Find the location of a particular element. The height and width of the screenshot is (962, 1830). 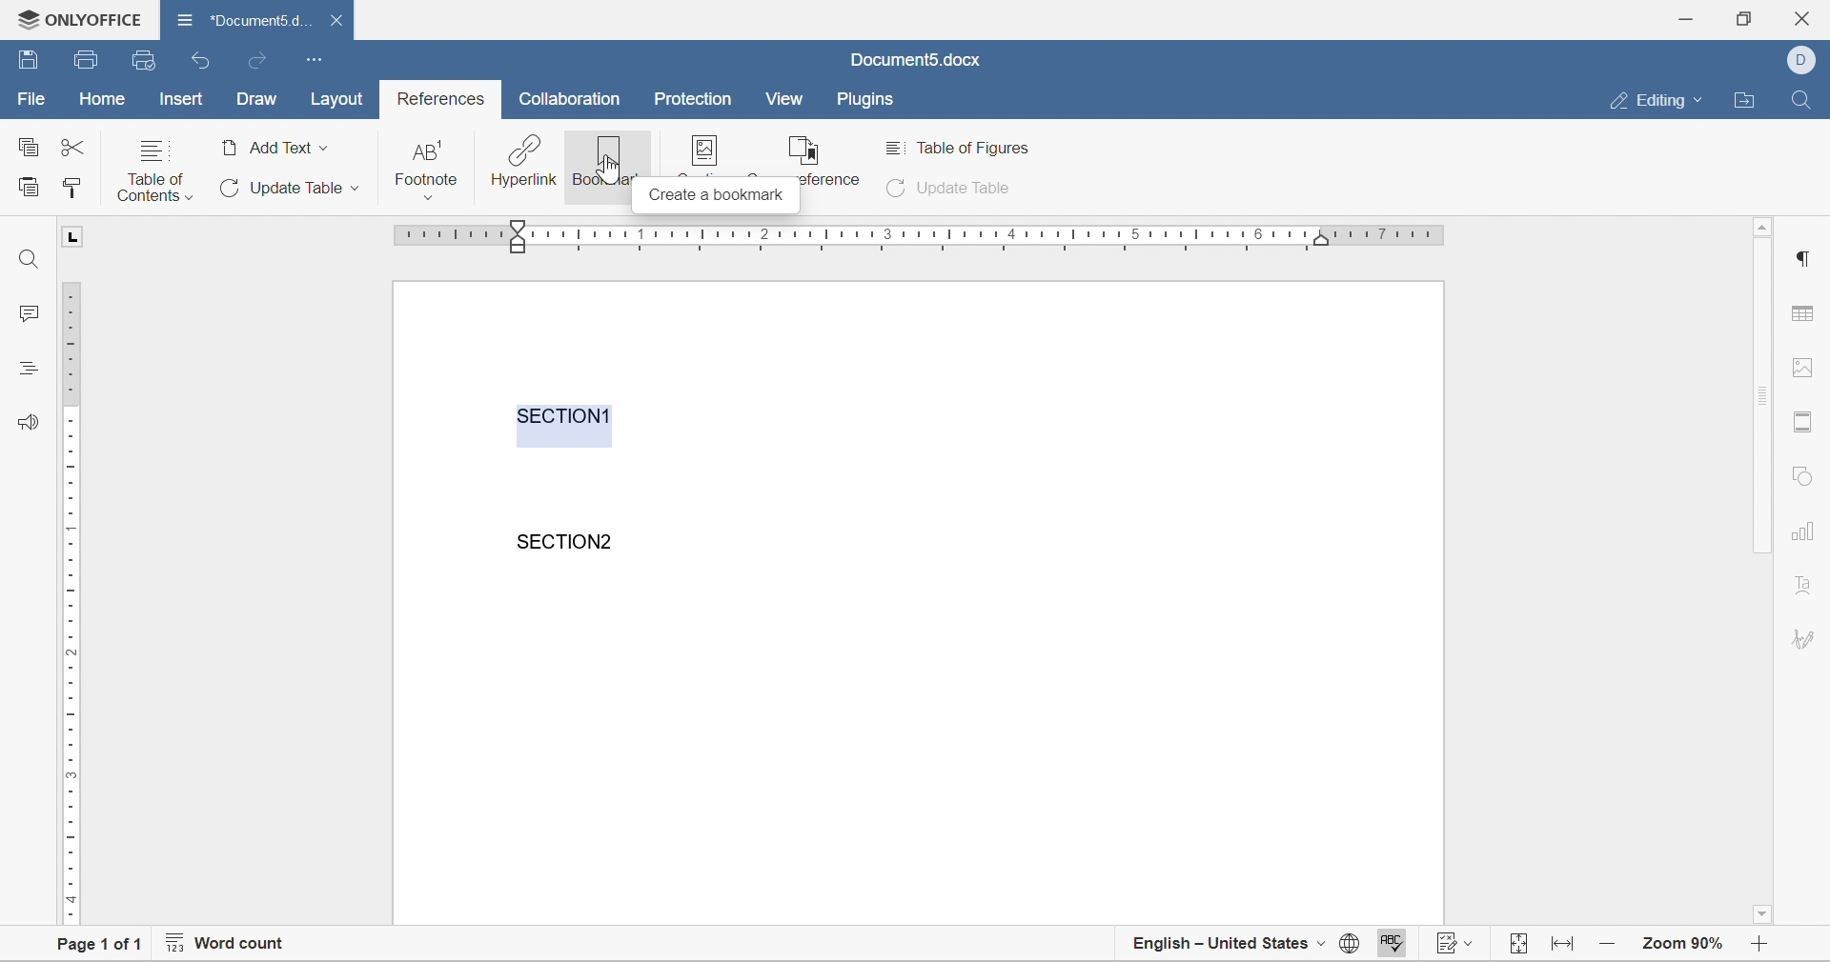

quick print is located at coordinates (146, 59).